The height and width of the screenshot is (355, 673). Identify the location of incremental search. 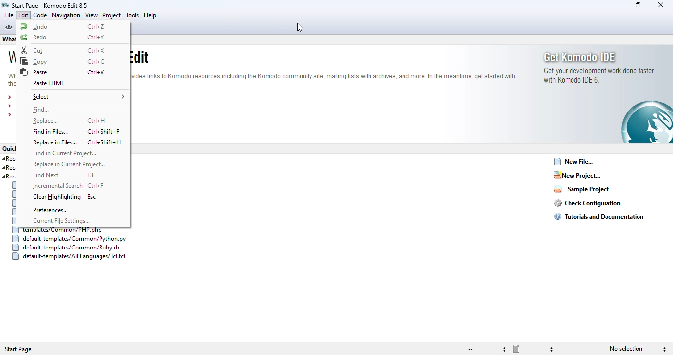
(58, 185).